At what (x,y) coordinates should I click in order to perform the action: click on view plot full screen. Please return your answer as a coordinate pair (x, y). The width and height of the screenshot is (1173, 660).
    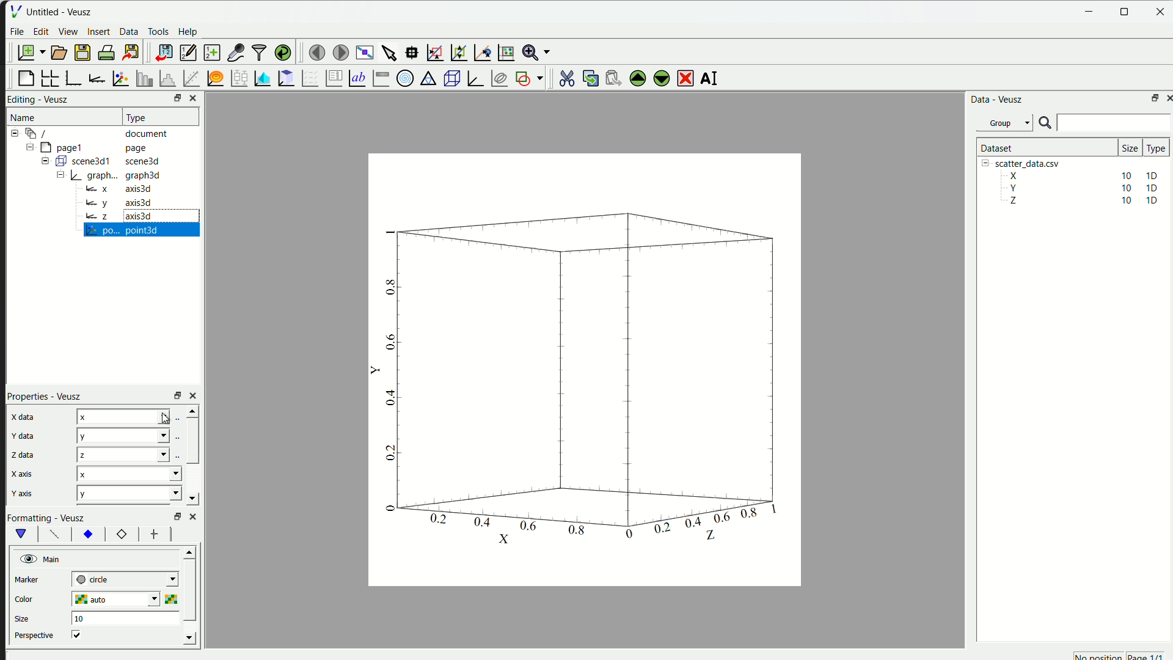
    Looking at the image, I should click on (363, 51).